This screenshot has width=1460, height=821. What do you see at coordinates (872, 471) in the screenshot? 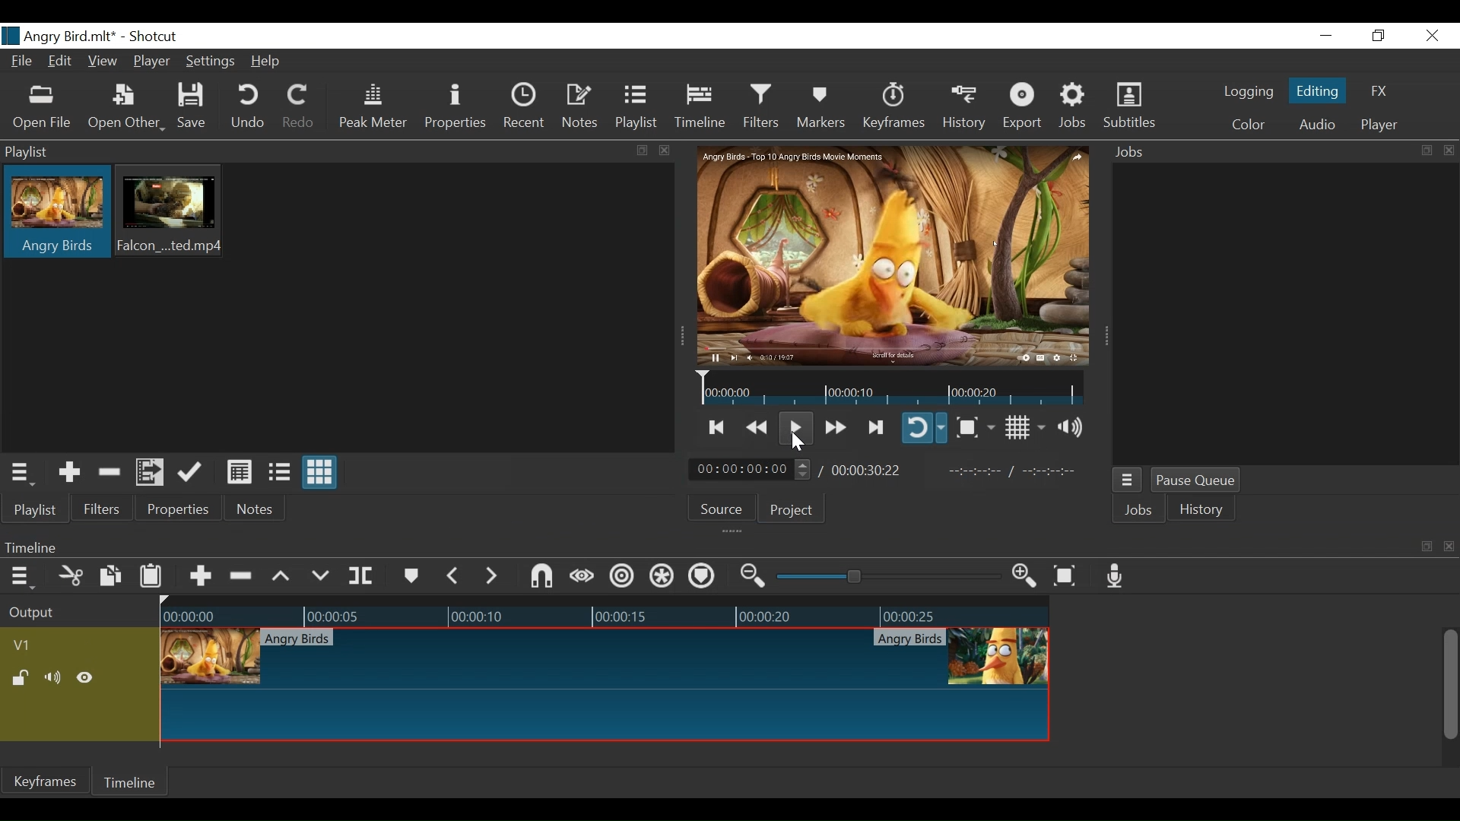
I see `Total Duration` at bounding box center [872, 471].